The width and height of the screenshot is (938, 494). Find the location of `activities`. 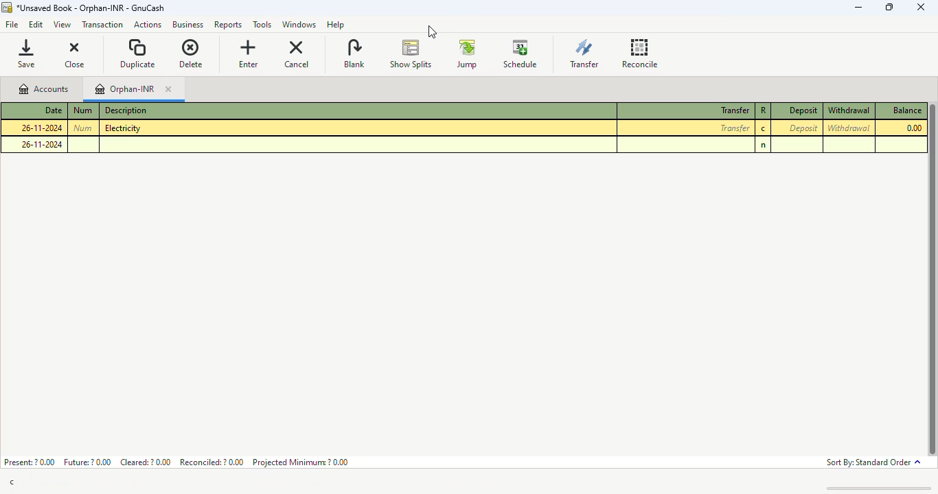

activities is located at coordinates (148, 25).